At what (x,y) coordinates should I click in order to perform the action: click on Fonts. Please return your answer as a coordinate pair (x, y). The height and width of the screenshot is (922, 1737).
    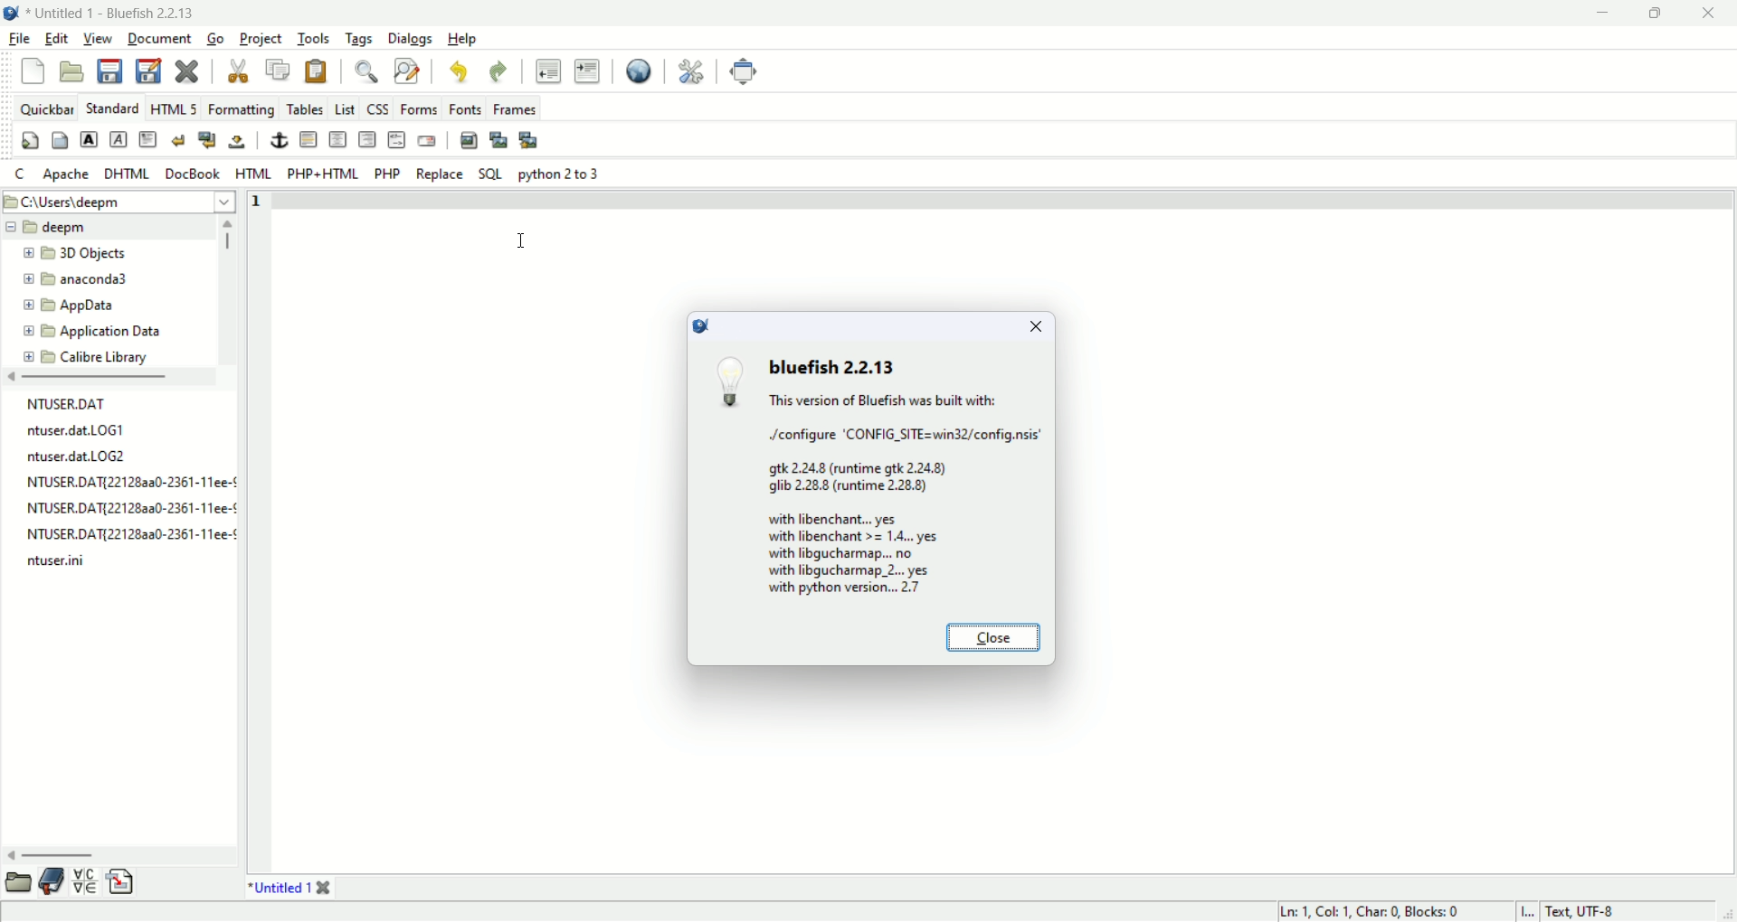
    Looking at the image, I should click on (467, 108).